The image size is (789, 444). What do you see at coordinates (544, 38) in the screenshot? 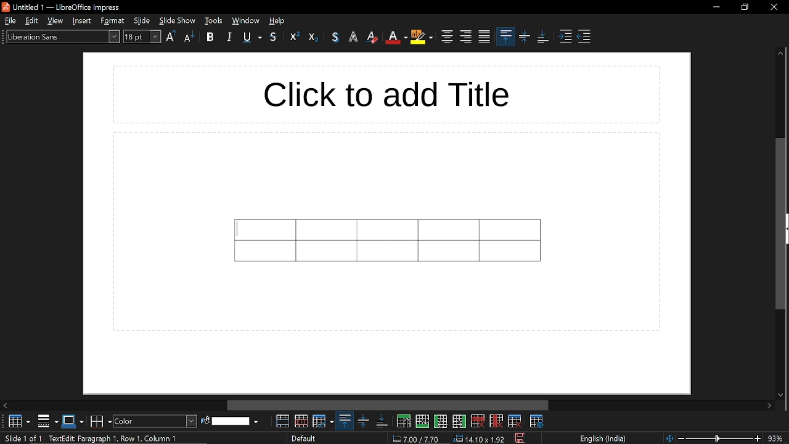
I see `align bottom` at bounding box center [544, 38].